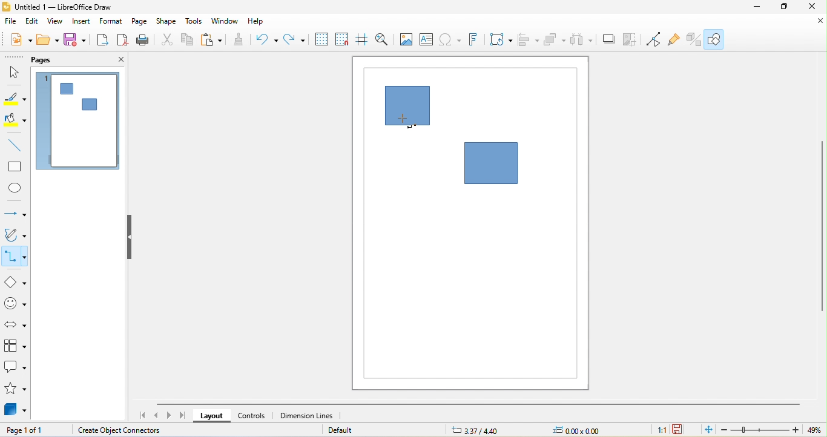 The image size is (827, 437). Describe the element at coordinates (166, 41) in the screenshot. I see `cut` at that location.